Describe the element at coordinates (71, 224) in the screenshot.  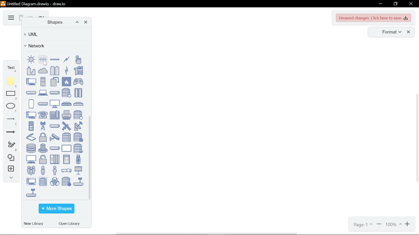
I see `open library` at that location.